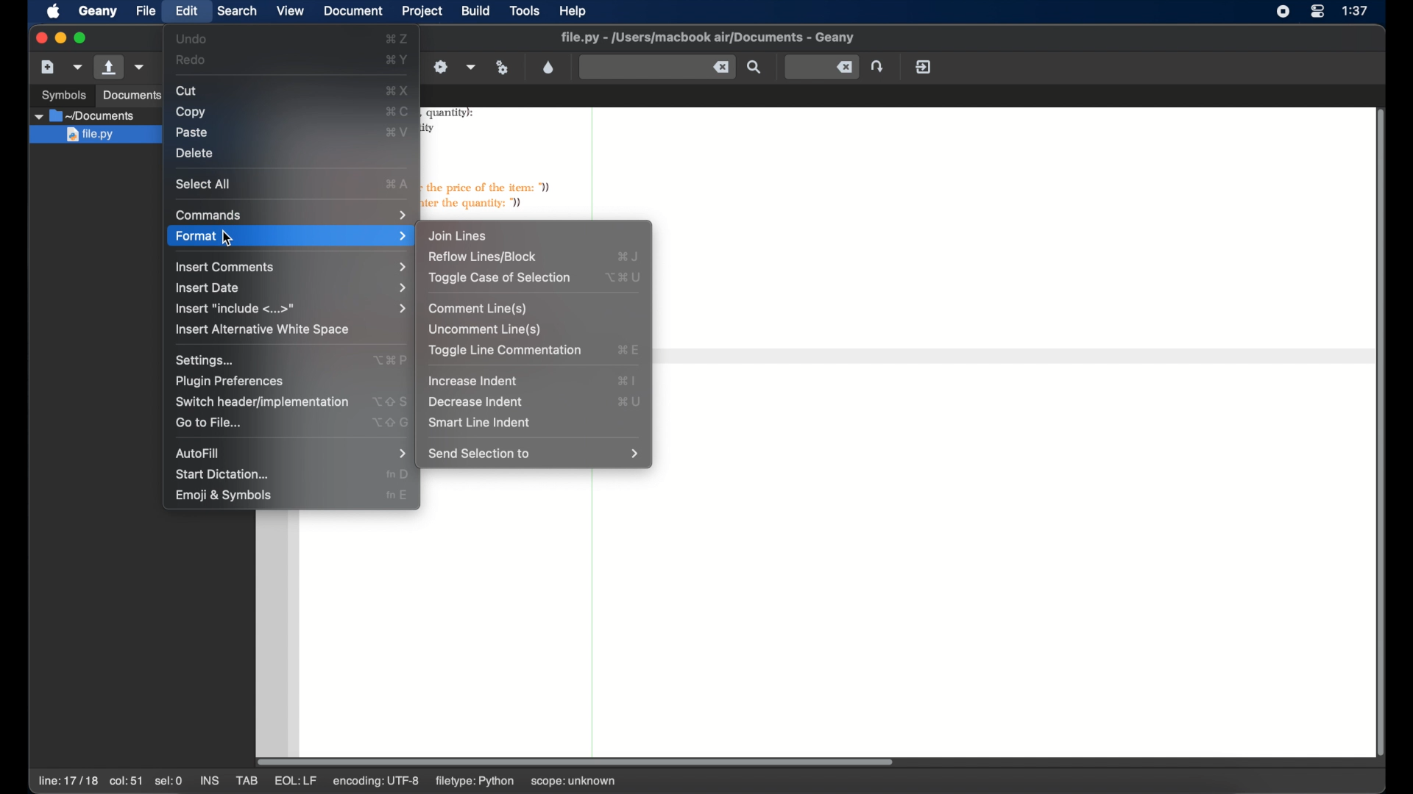 This screenshot has width=1413, height=794. What do you see at coordinates (127, 782) in the screenshot?
I see `col:51` at bounding box center [127, 782].